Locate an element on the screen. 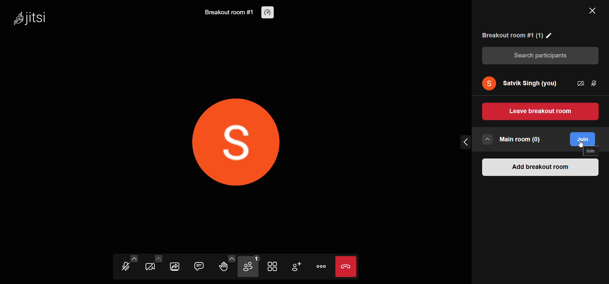 The height and width of the screenshot is (284, 609). invite people is located at coordinates (299, 266).